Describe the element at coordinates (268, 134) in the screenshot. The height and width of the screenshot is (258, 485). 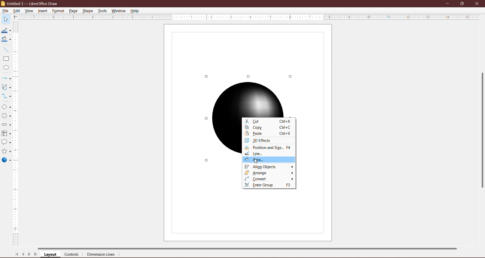
I see `Paste` at that location.